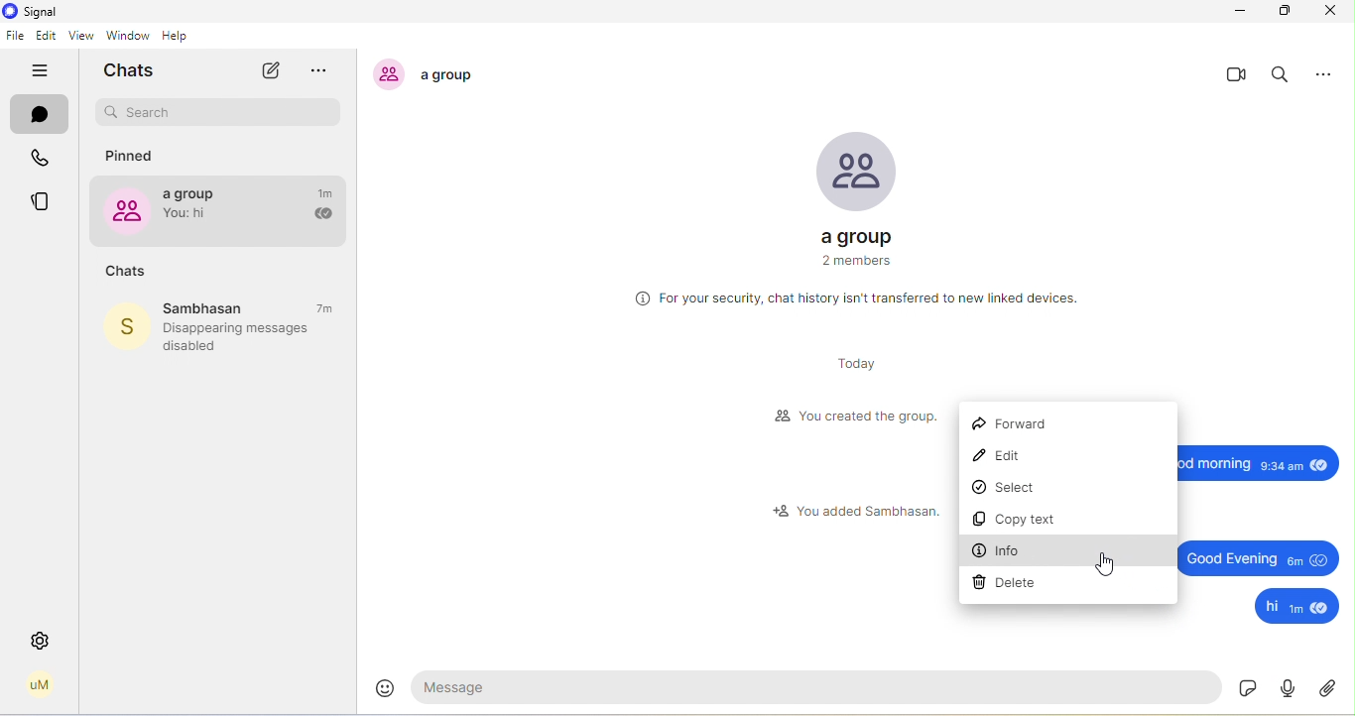  What do you see at coordinates (47, 37) in the screenshot?
I see `edit` at bounding box center [47, 37].